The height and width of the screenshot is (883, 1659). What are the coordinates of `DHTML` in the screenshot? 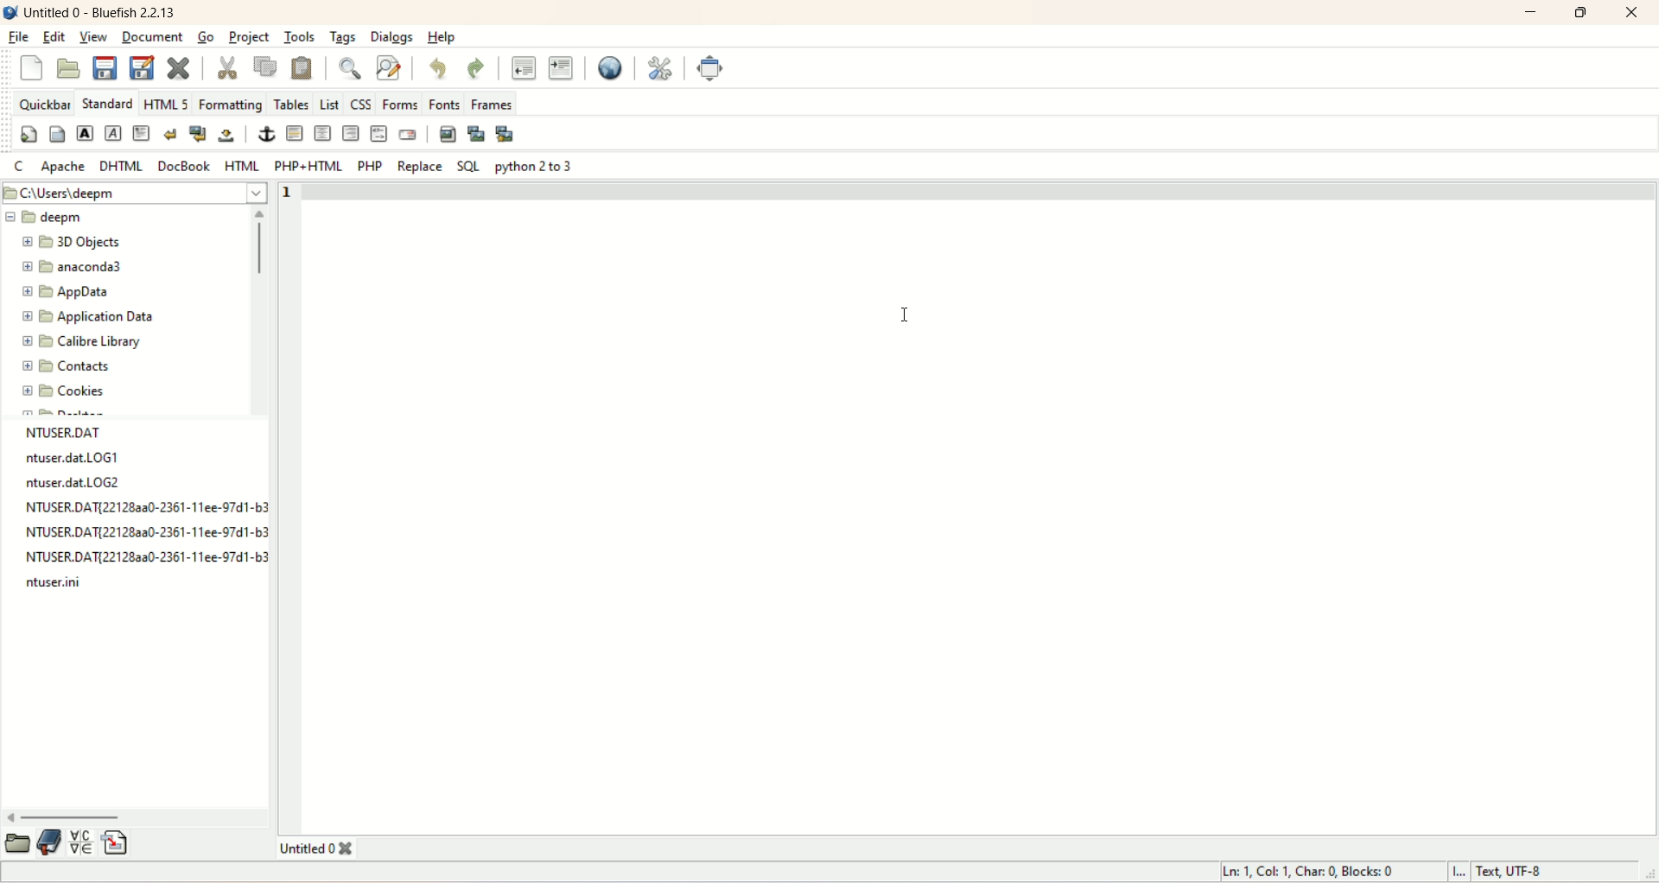 It's located at (122, 167).